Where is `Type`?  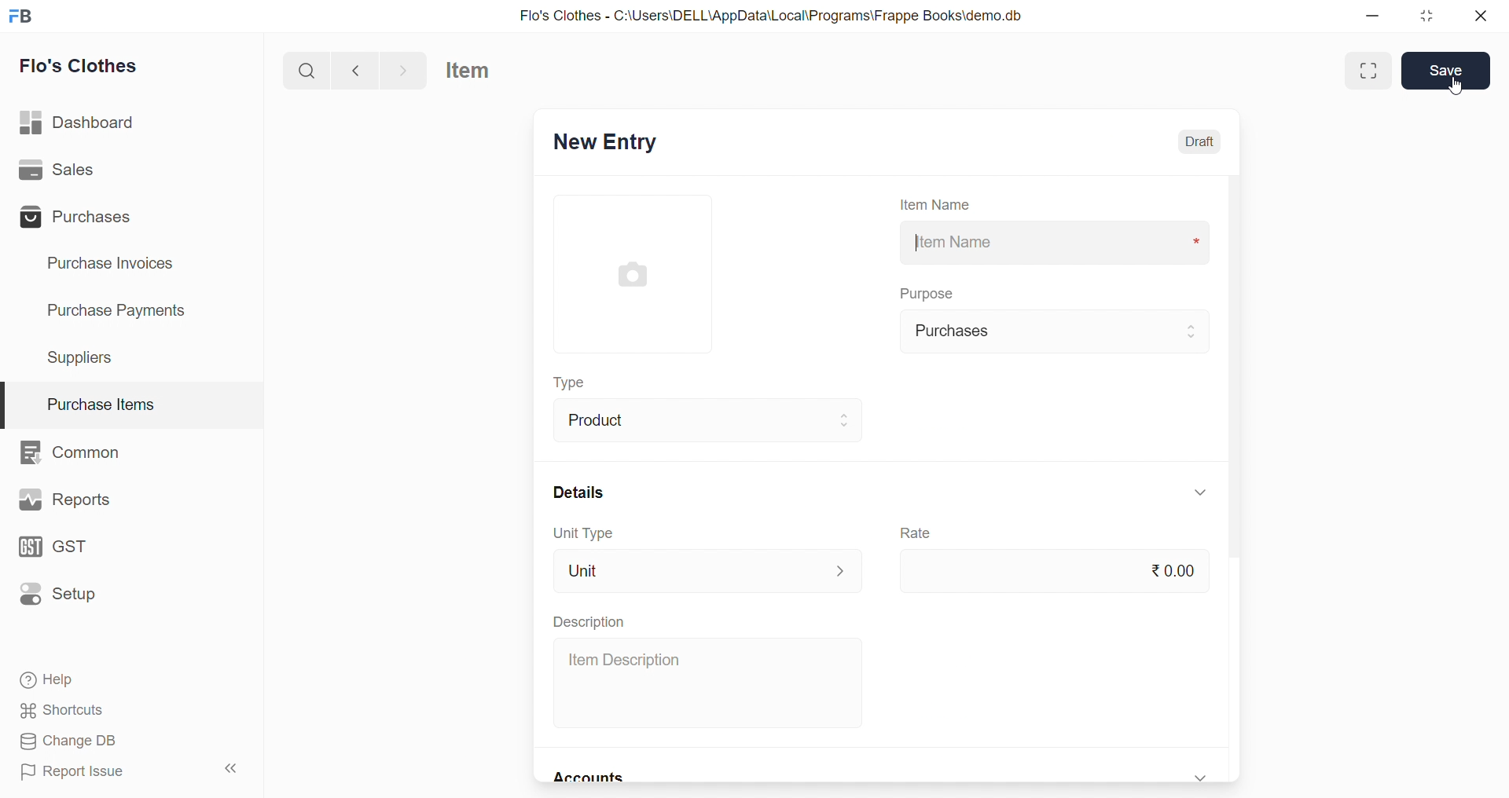 Type is located at coordinates (576, 384).